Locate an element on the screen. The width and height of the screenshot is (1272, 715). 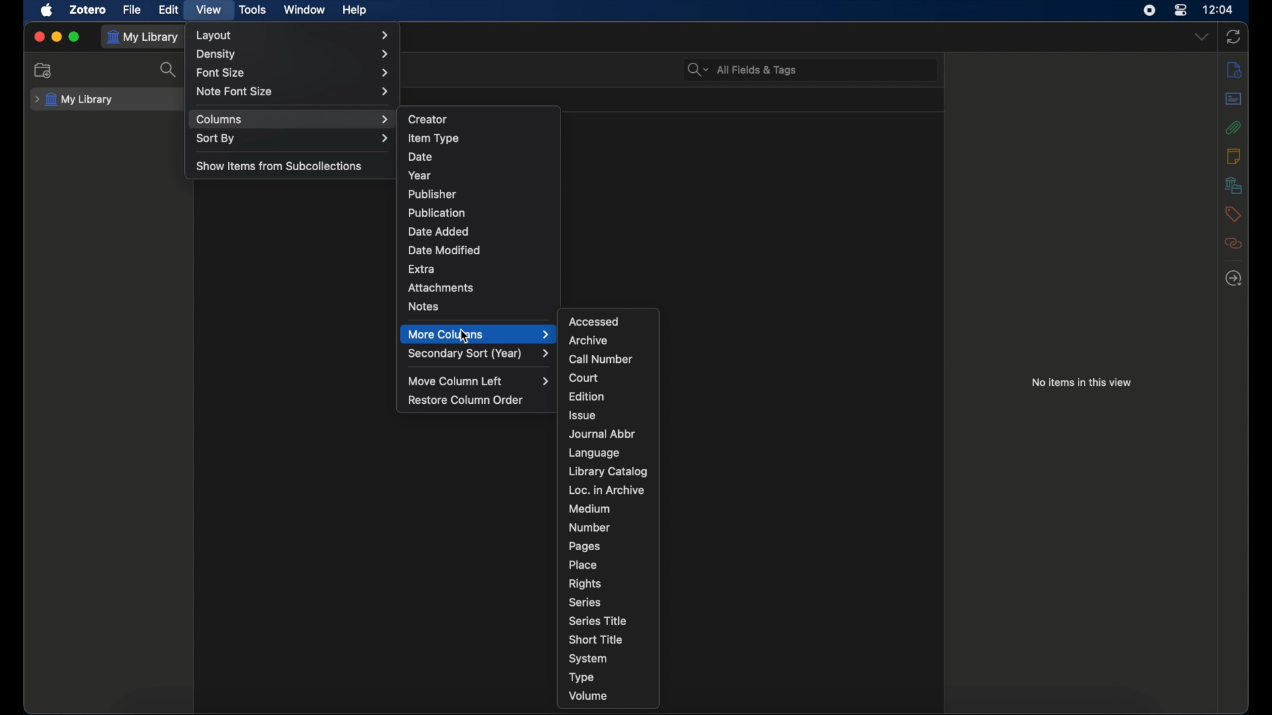
maximize is located at coordinates (75, 36).